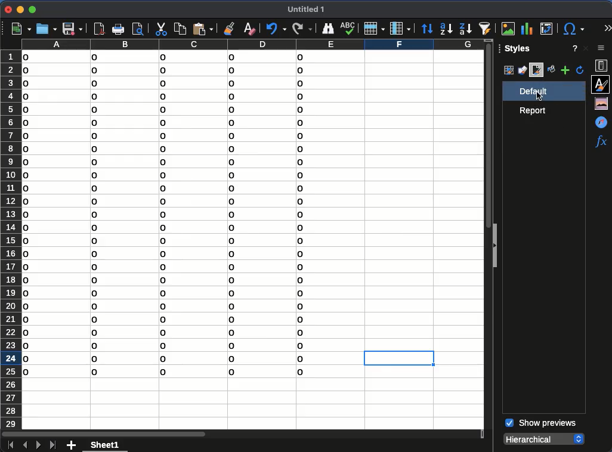 The image size is (612, 452). Describe the element at coordinates (484, 135) in the screenshot. I see `vertical scroll bar` at that location.